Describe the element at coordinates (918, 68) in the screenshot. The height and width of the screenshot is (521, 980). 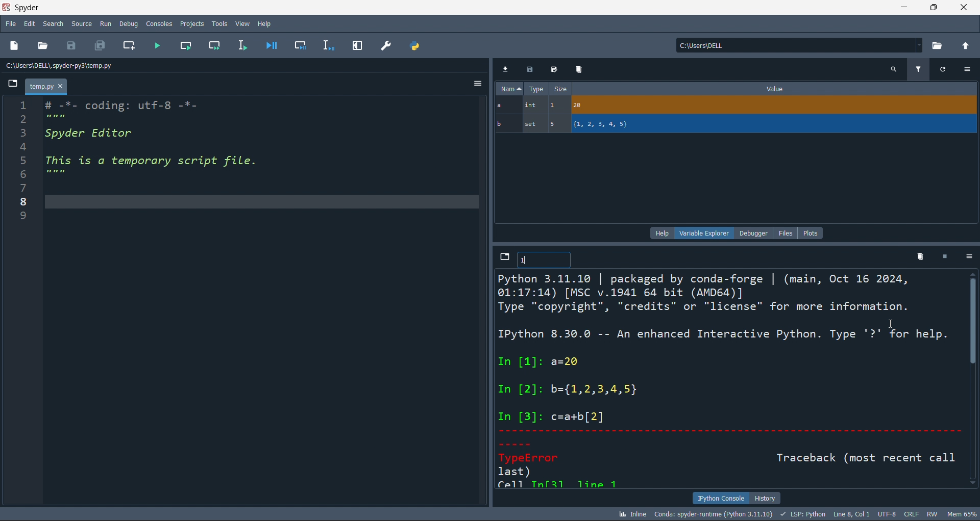
I see `filter` at that location.